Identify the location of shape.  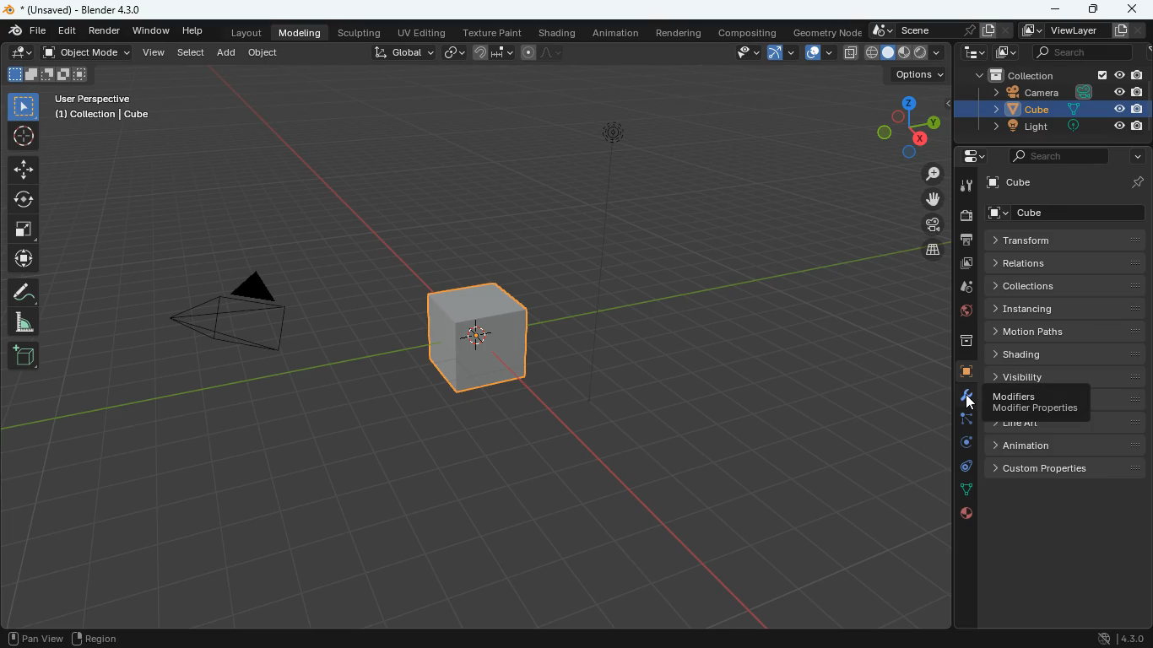
(47, 74).